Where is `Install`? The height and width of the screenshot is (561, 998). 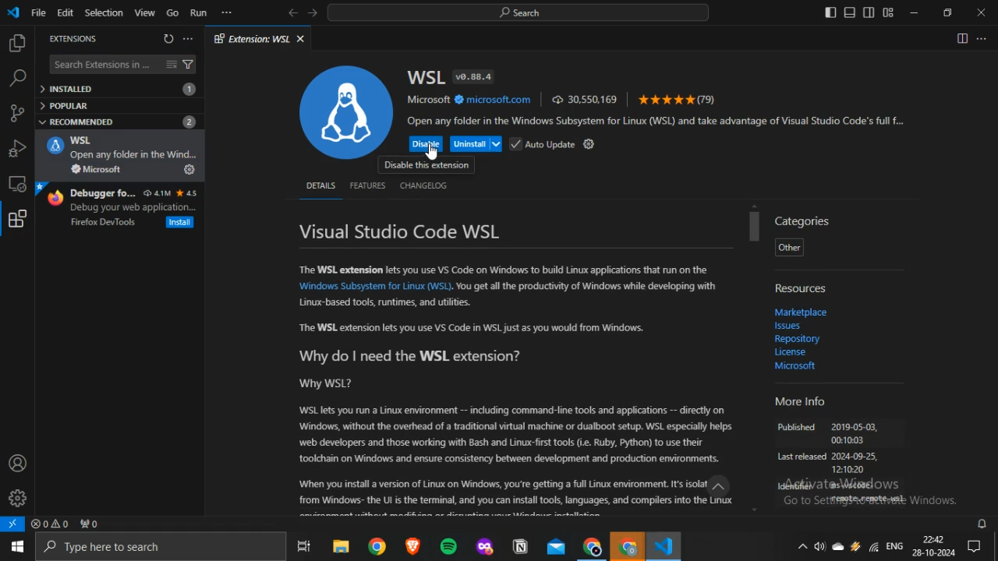
Install is located at coordinates (189, 169).